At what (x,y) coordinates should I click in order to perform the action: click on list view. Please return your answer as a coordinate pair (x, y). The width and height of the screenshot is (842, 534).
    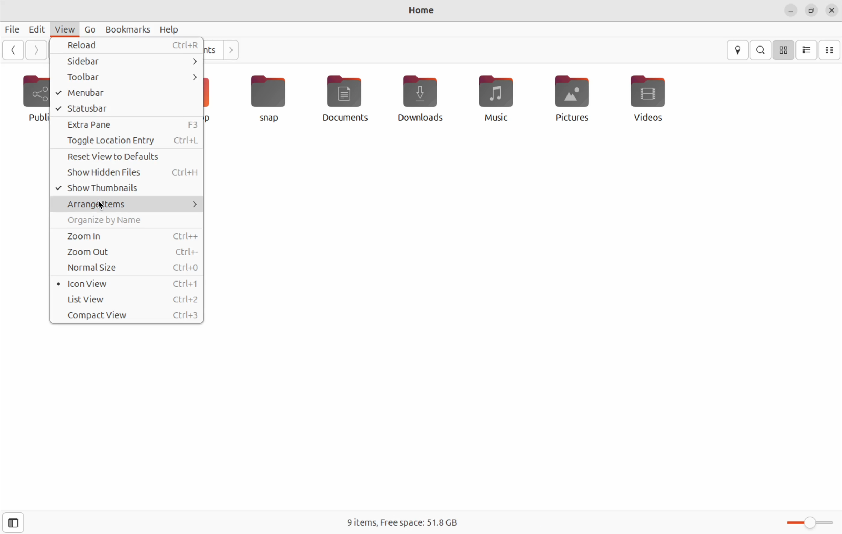
    Looking at the image, I should click on (127, 298).